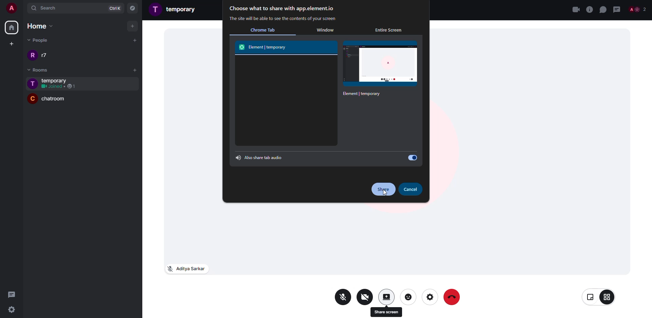 The image size is (652, 318). Describe the element at coordinates (388, 31) in the screenshot. I see `entire screen` at that location.